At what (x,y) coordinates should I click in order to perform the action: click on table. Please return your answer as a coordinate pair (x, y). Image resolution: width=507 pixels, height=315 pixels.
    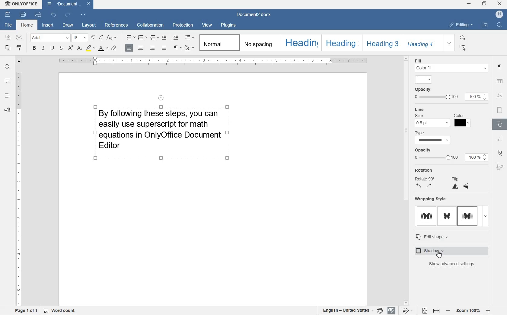
    Looking at the image, I should click on (500, 82).